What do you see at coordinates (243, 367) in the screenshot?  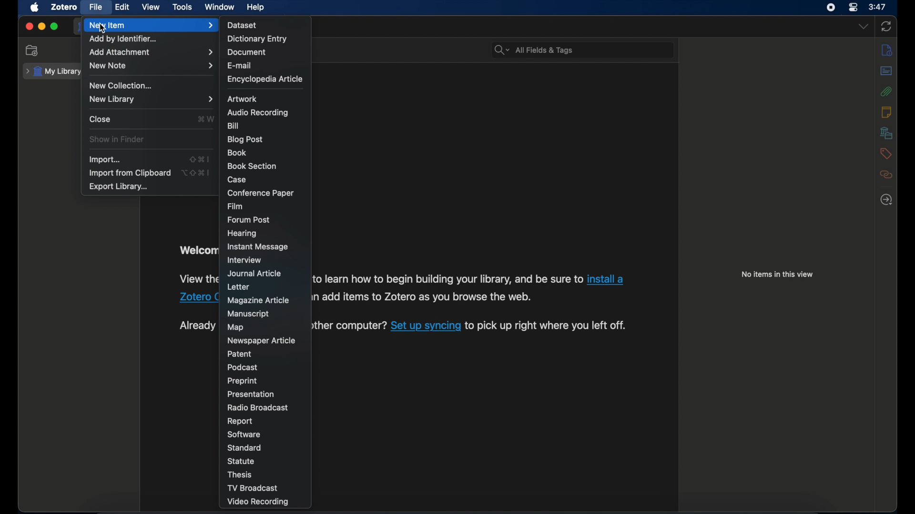 I see `podcast` at bounding box center [243, 367].